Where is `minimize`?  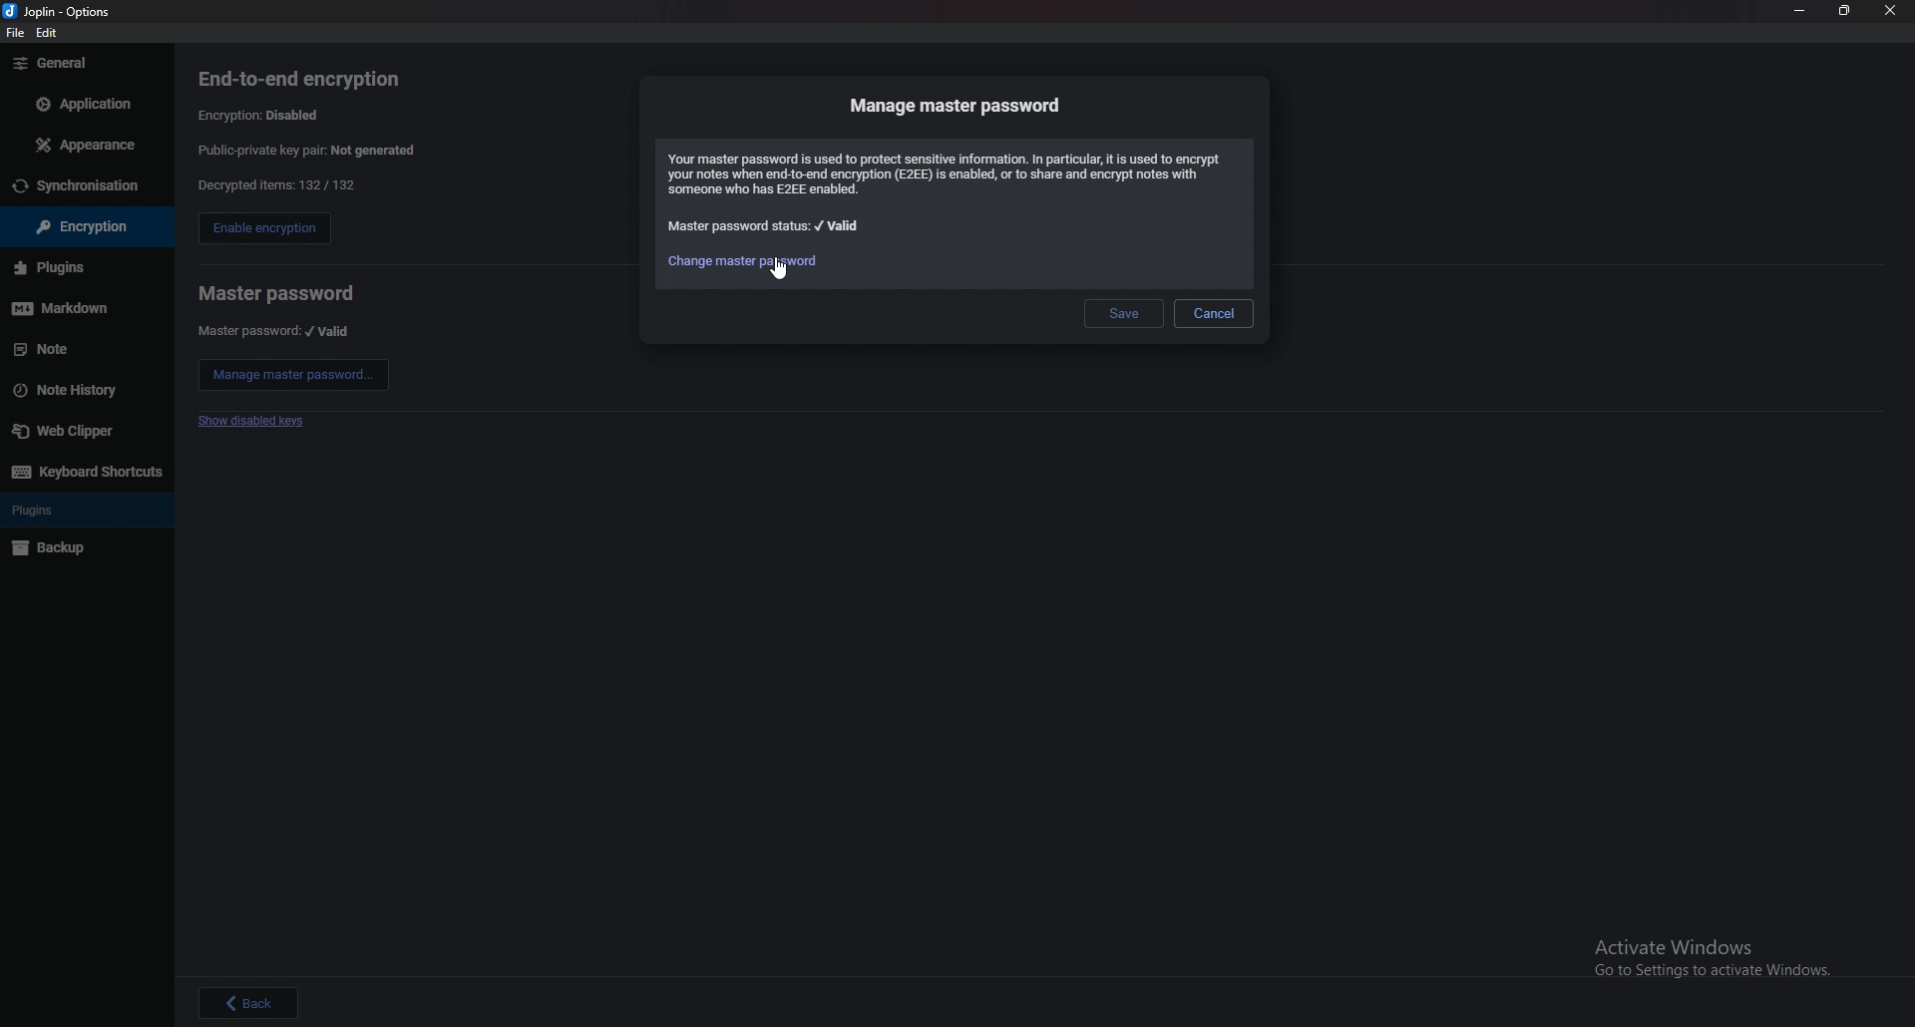 minimize is located at coordinates (1799, 11).